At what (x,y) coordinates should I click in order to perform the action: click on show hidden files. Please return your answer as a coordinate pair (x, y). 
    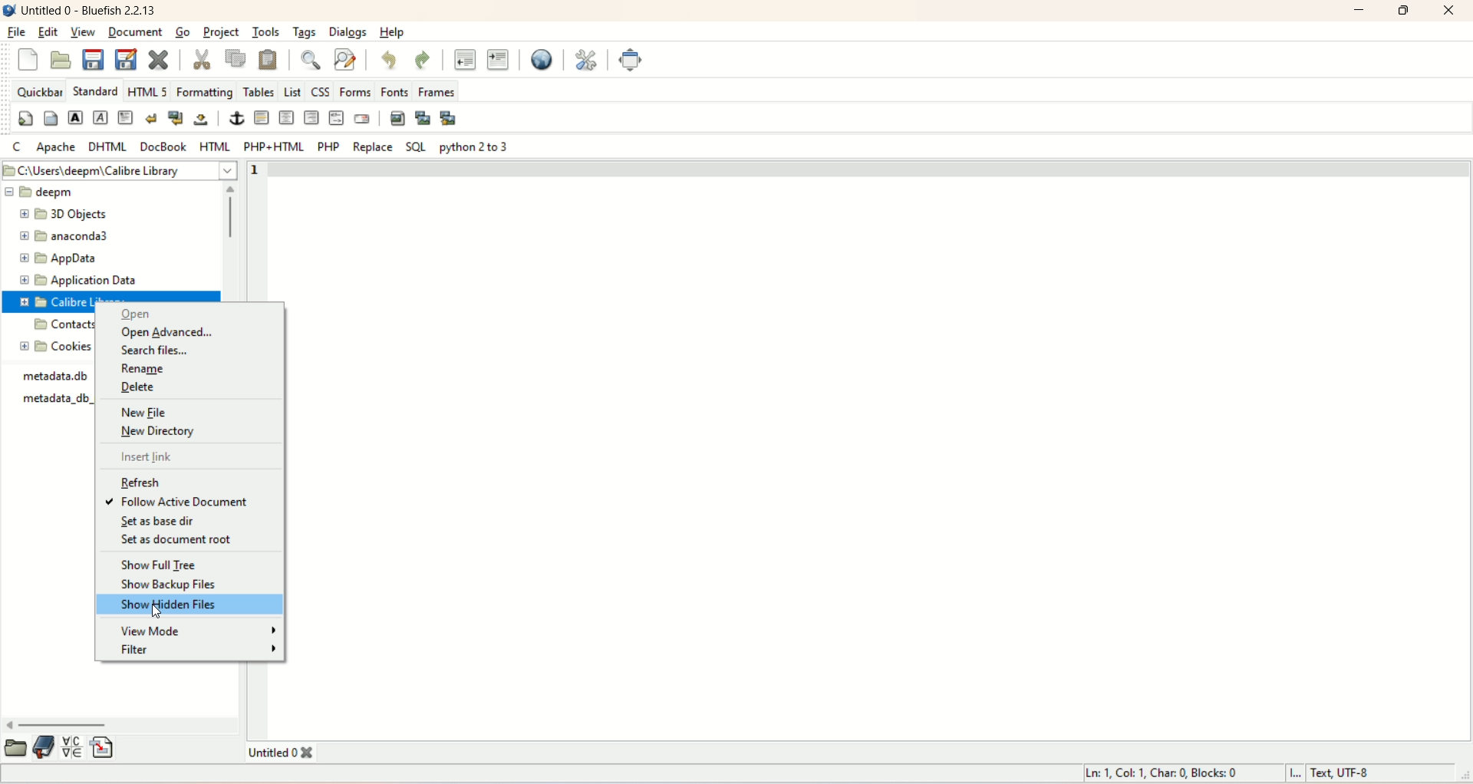
    Looking at the image, I should click on (192, 607).